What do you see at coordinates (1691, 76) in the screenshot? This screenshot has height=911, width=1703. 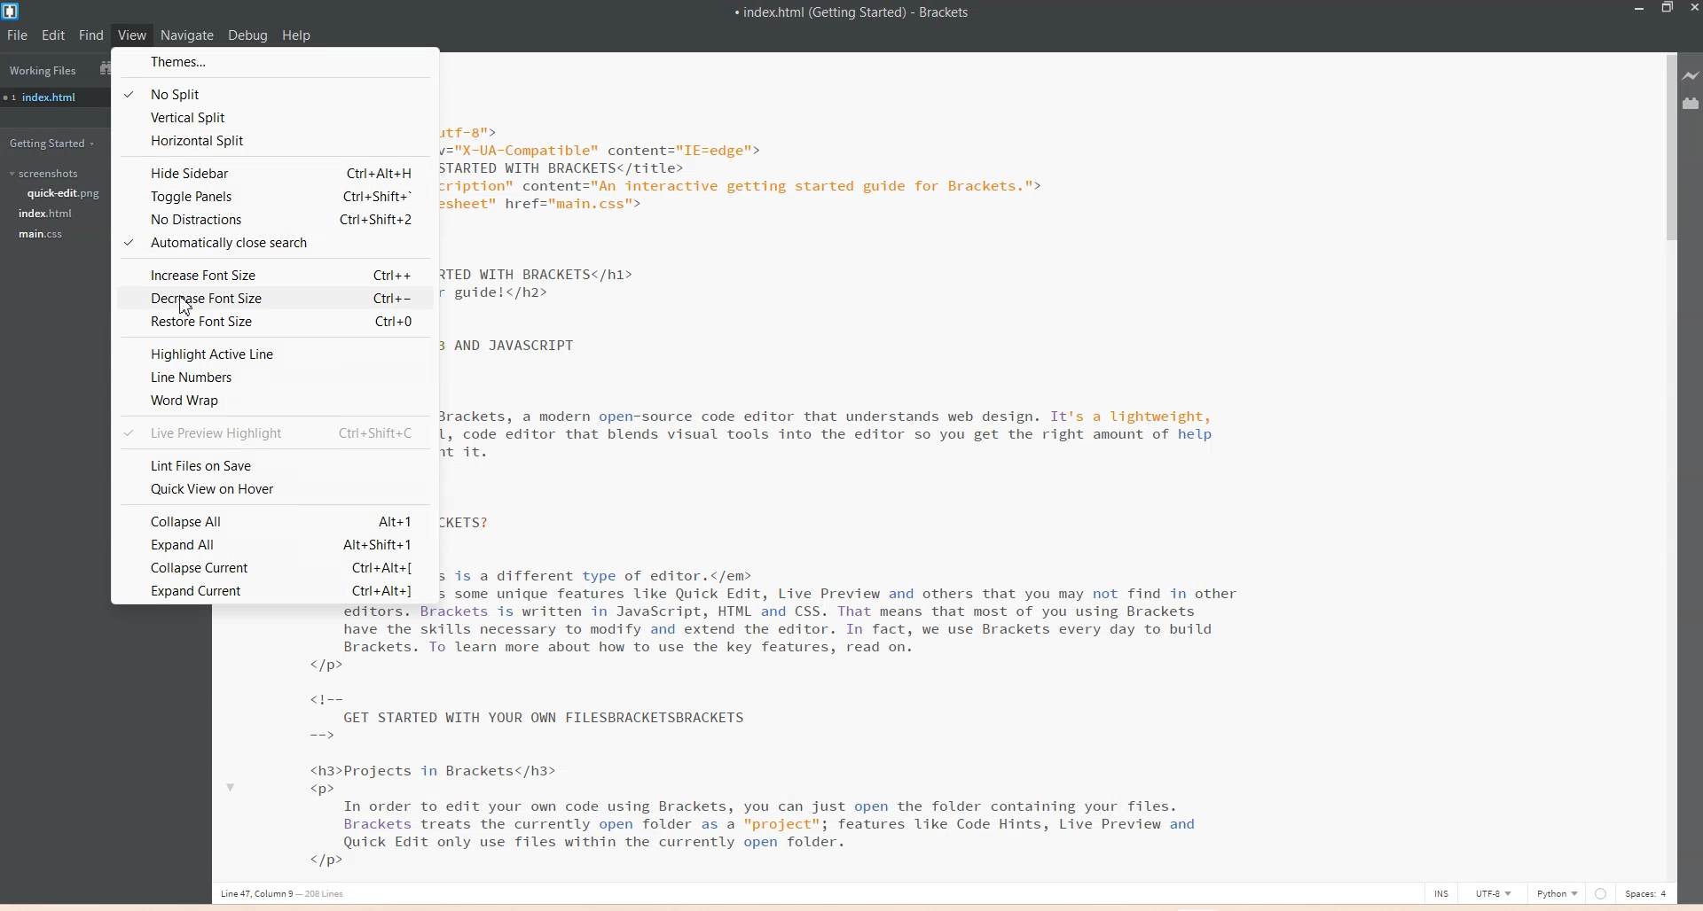 I see `Live Preview` at bounding box center [1691, 76].